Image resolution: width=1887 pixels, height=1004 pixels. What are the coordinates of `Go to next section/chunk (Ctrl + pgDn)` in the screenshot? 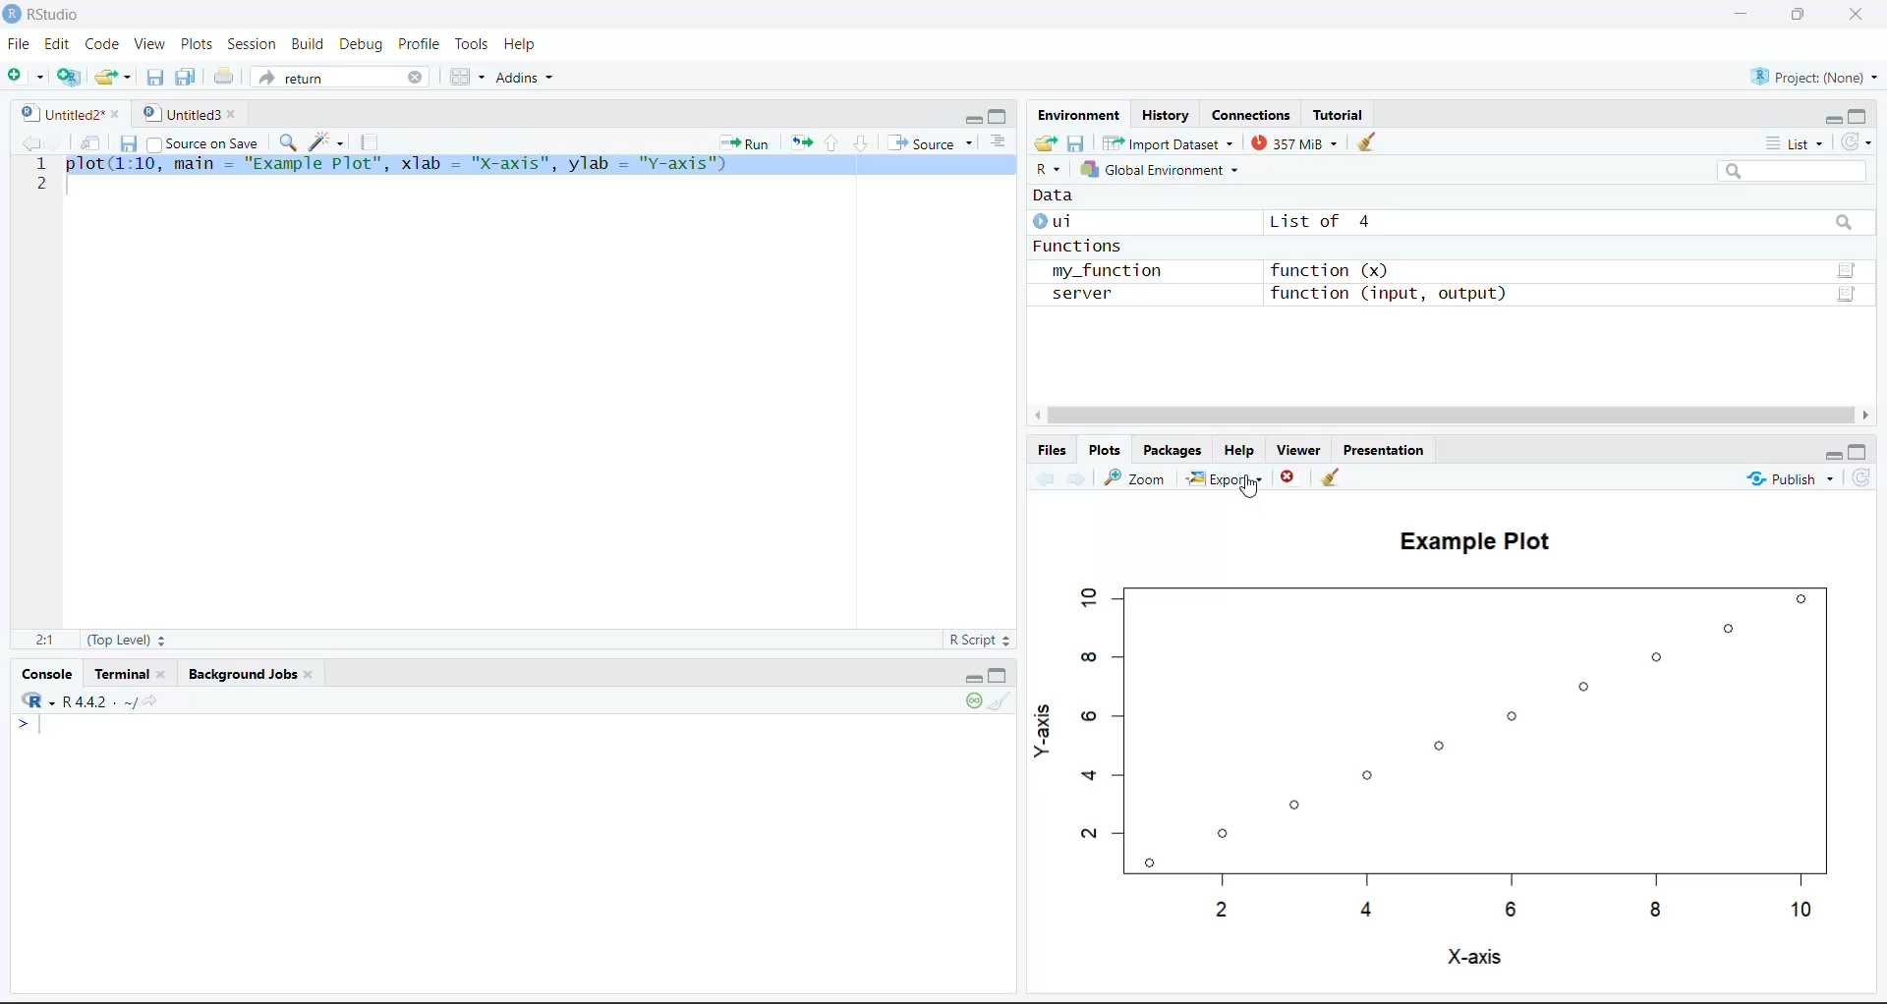 It's located at (859, 140).